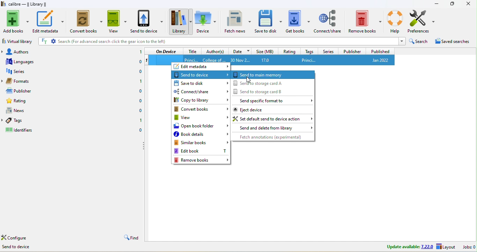  Describe the element at coordinates (21, 248) in the screenshot. I see `Send to device` at that location.